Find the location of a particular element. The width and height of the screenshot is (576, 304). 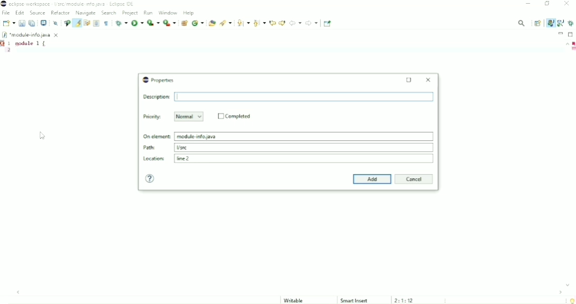

New is located at coordinates (8, 23).